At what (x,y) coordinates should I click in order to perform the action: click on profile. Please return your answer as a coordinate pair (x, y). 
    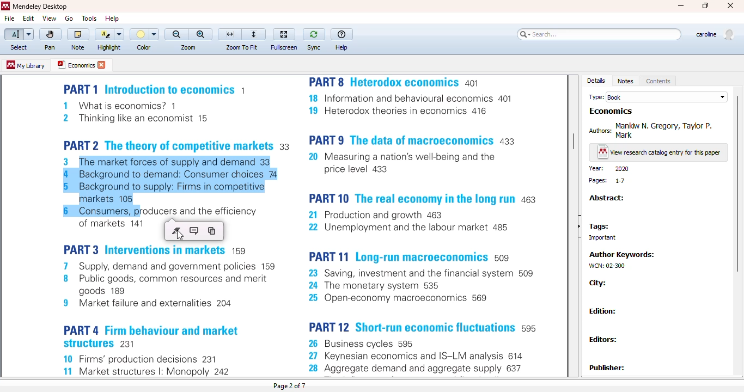
    Looking at the image, I should click on (714, 35).